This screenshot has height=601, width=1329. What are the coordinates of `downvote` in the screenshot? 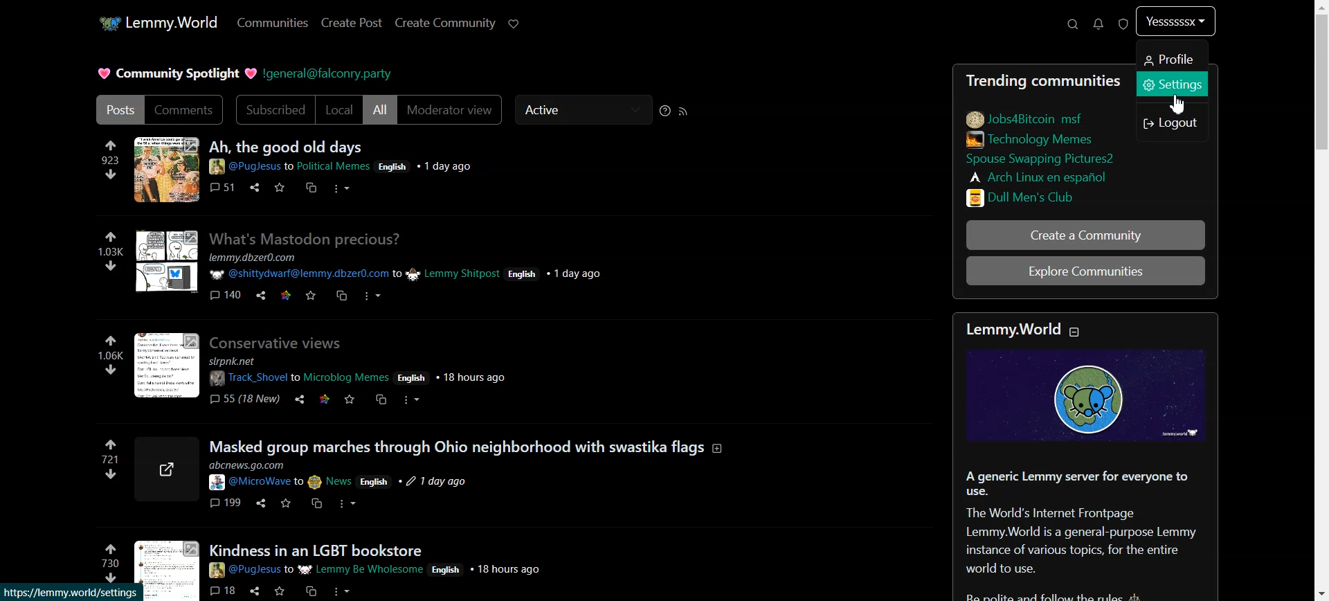 It's located at (111, 577).